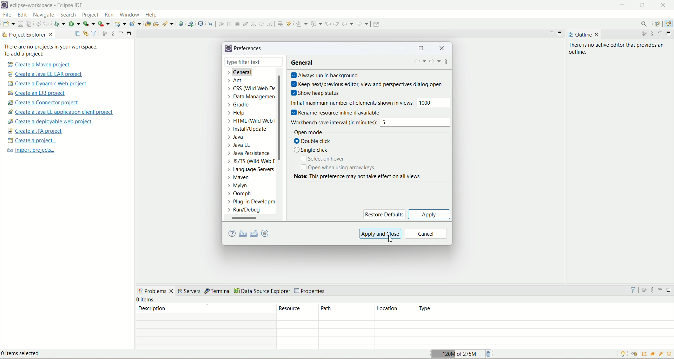 This screenshot has width=674, height=359. What do you see at coordinates (8, 24) in the screenshot?
I see `new` at bounding box center [8, 24].